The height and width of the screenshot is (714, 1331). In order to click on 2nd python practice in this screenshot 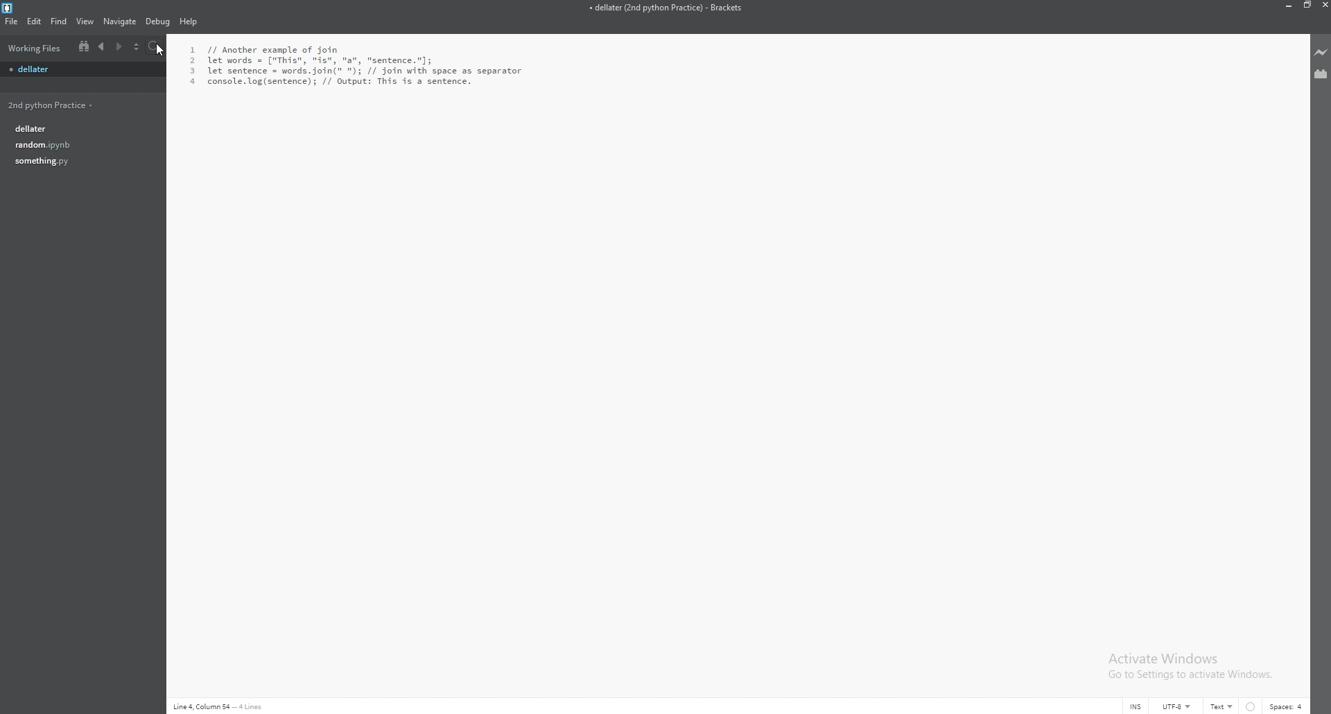, I will do `click(51, 105)`.